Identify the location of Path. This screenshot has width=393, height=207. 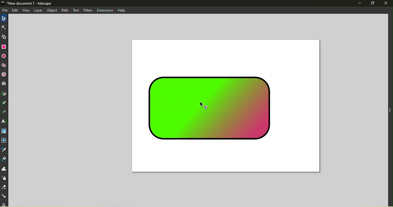
(66, 10).